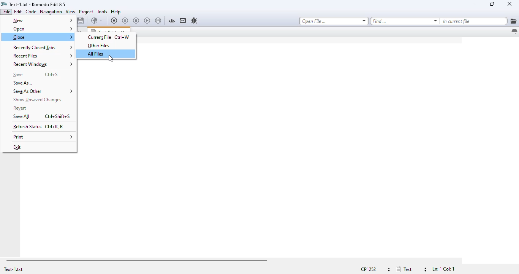  Describe the element at coordinates (13, 269) in the screenshot. I see `text-1` at that location.